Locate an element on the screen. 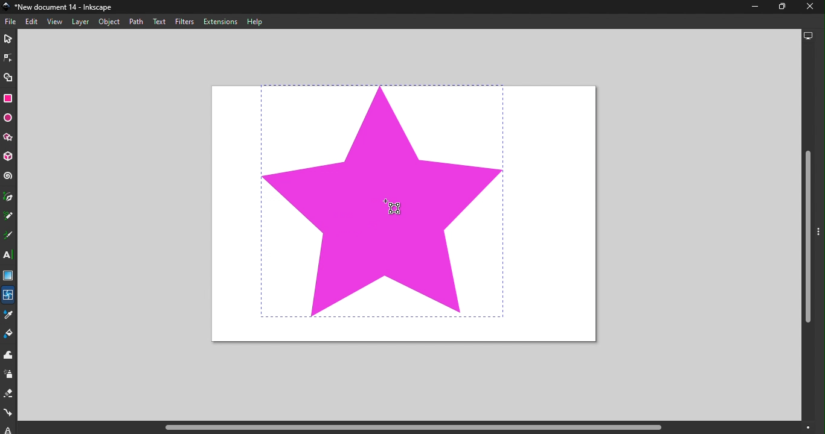 Image resolution: width=825 pixels, height=434 pixels. Help is located at coordinates (258, 20).